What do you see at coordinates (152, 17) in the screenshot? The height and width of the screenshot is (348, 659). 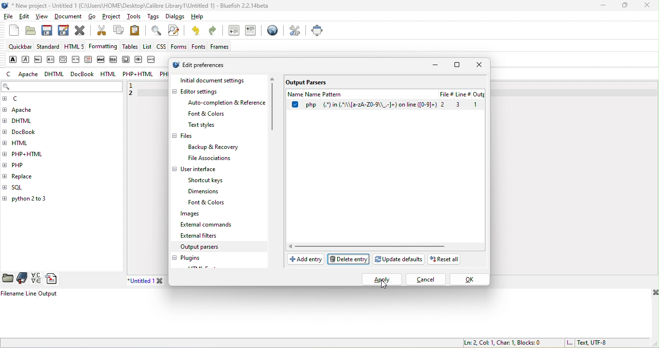 I see `tags` at bounding box center [152, 17].